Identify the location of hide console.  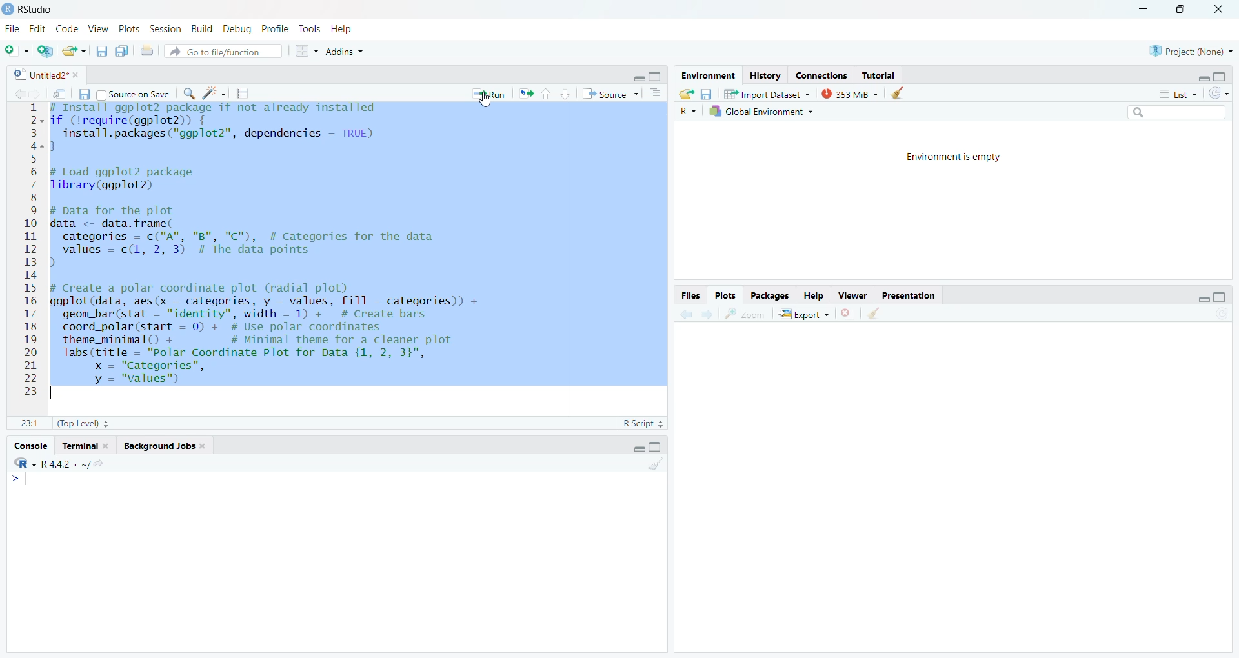
(1221, 75).